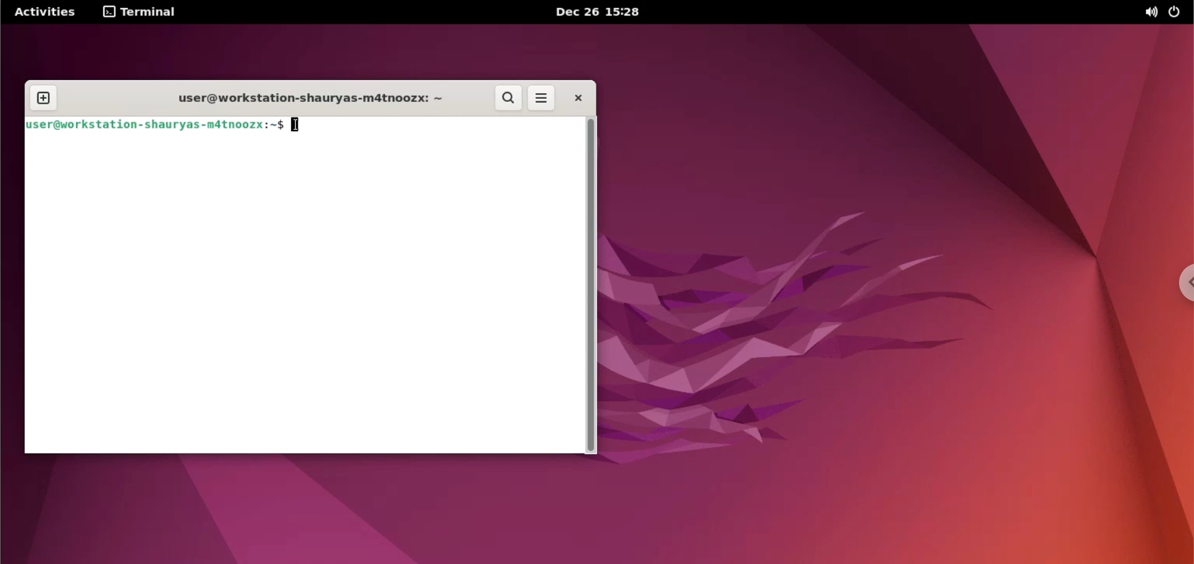 The image size is (1194, 564). Describe the element at coordinates (143, 13) in the screenshot. I see `terminal` at that location.